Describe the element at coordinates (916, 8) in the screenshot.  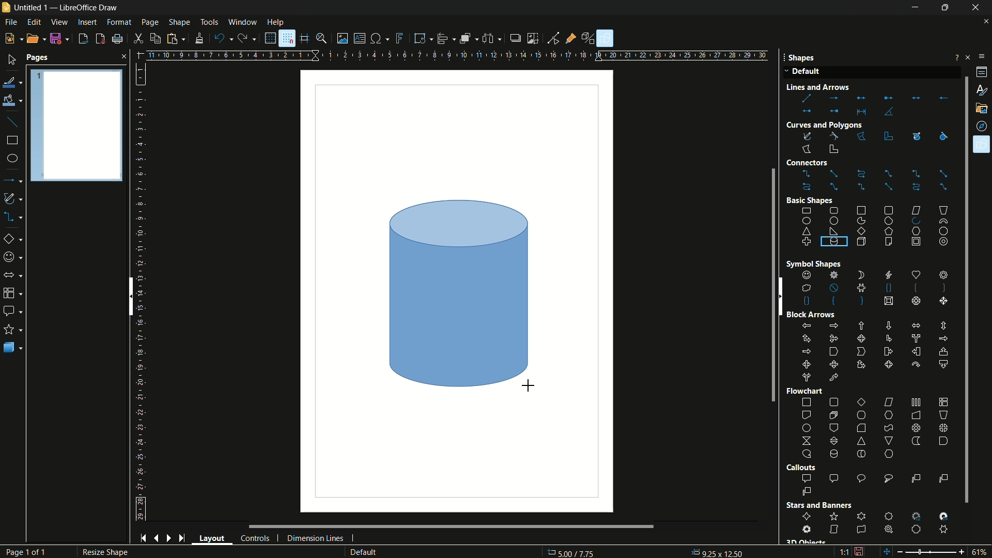
I see `minimize` at that location.